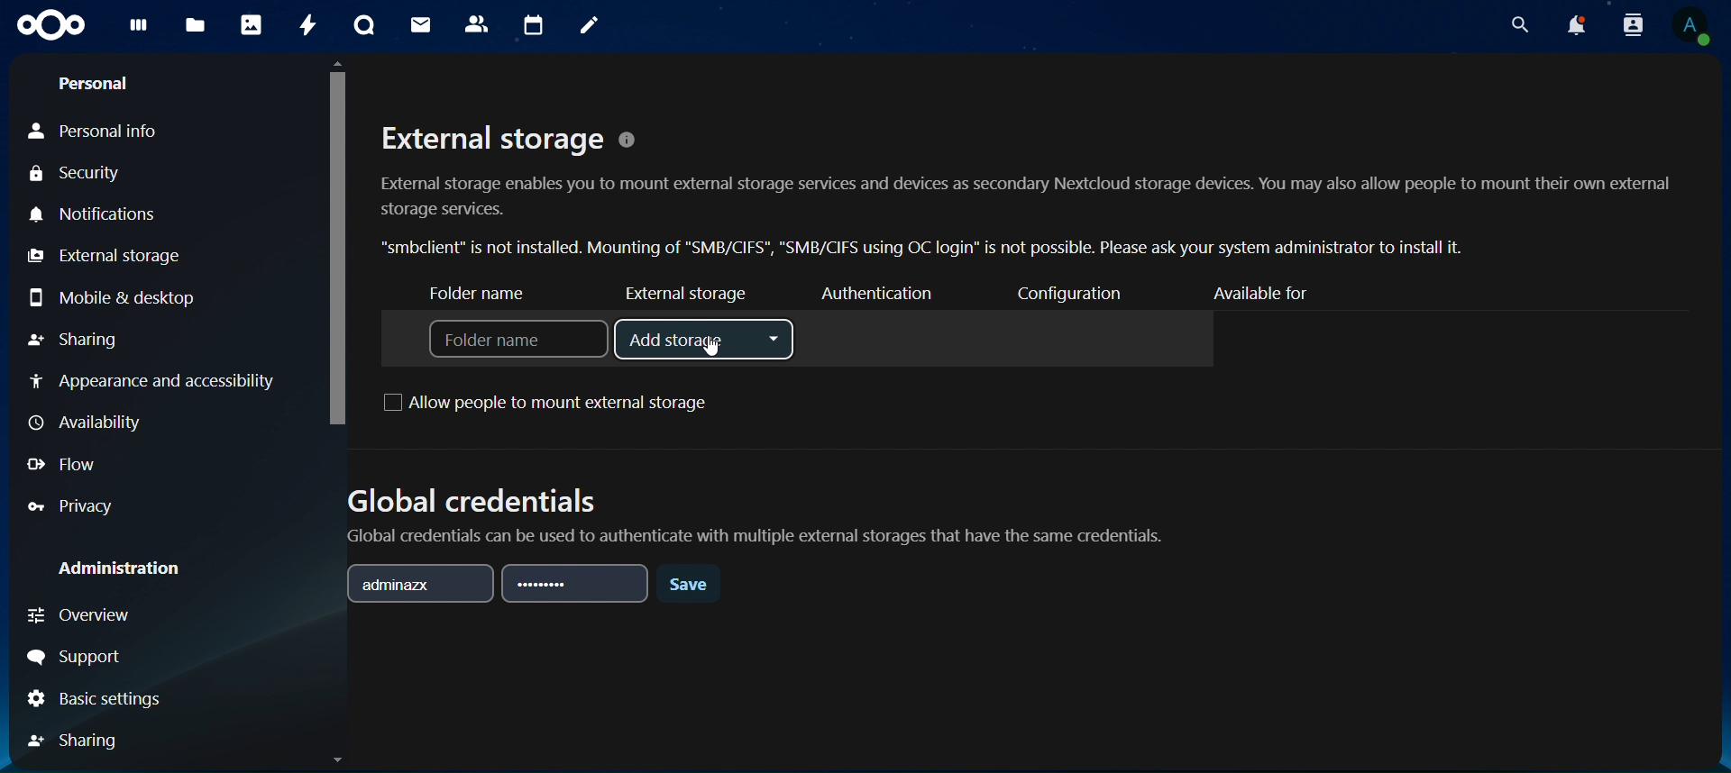  Describe the element at coordinates (103, 256) in the screenshot. I see `external storage` at that location.